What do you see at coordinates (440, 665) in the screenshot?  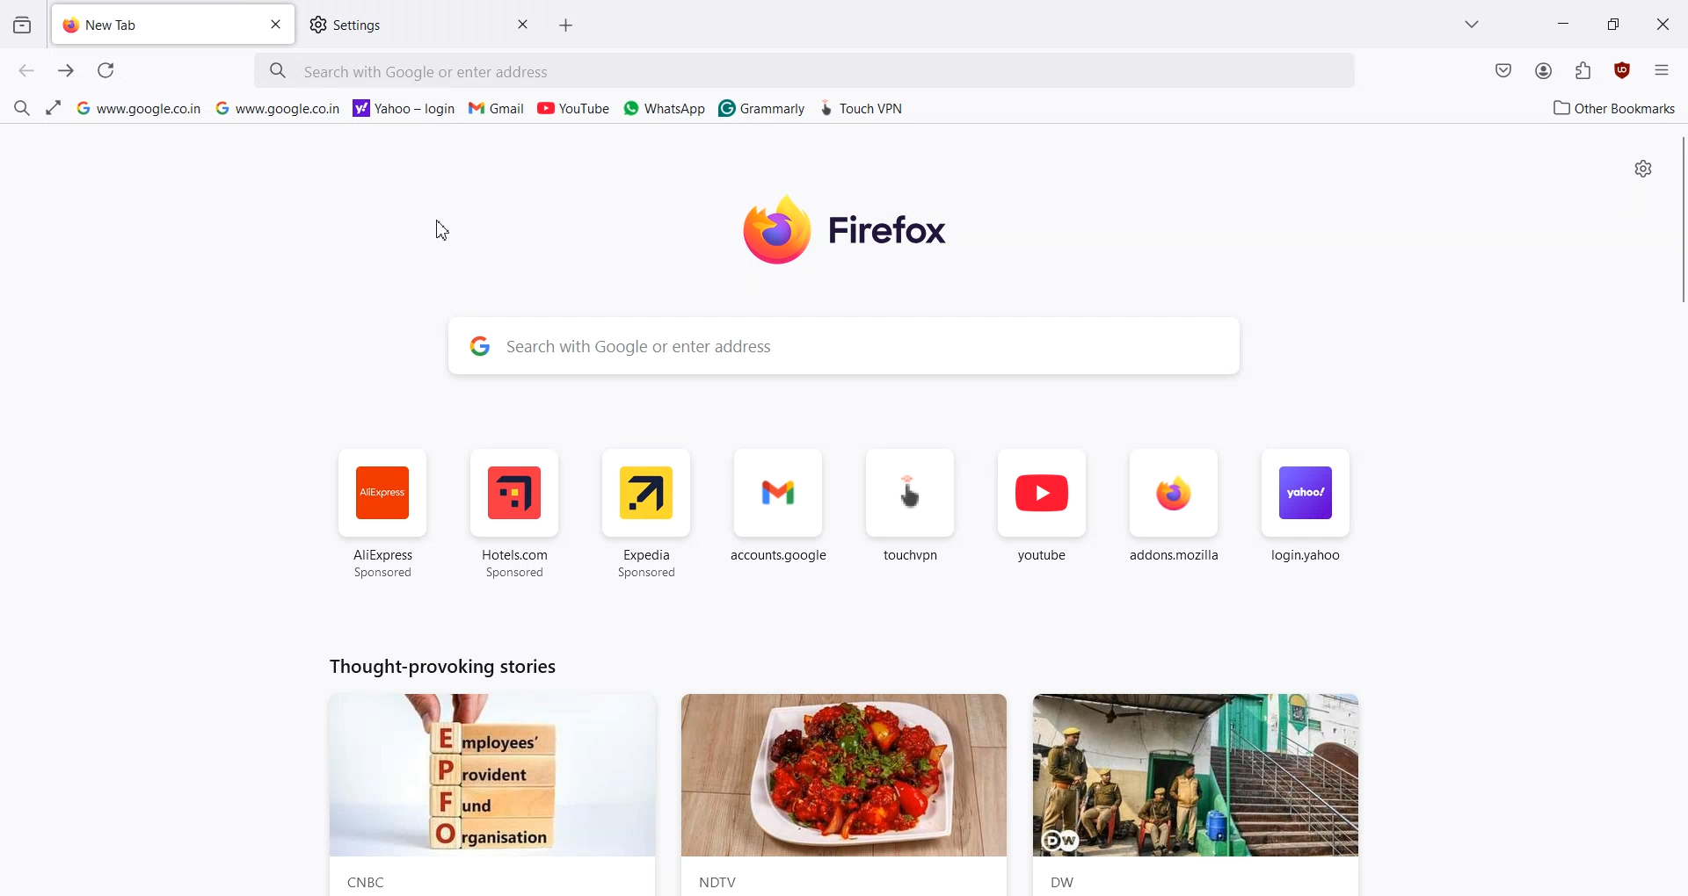 I see `Text` at bounding box center [440, 665].